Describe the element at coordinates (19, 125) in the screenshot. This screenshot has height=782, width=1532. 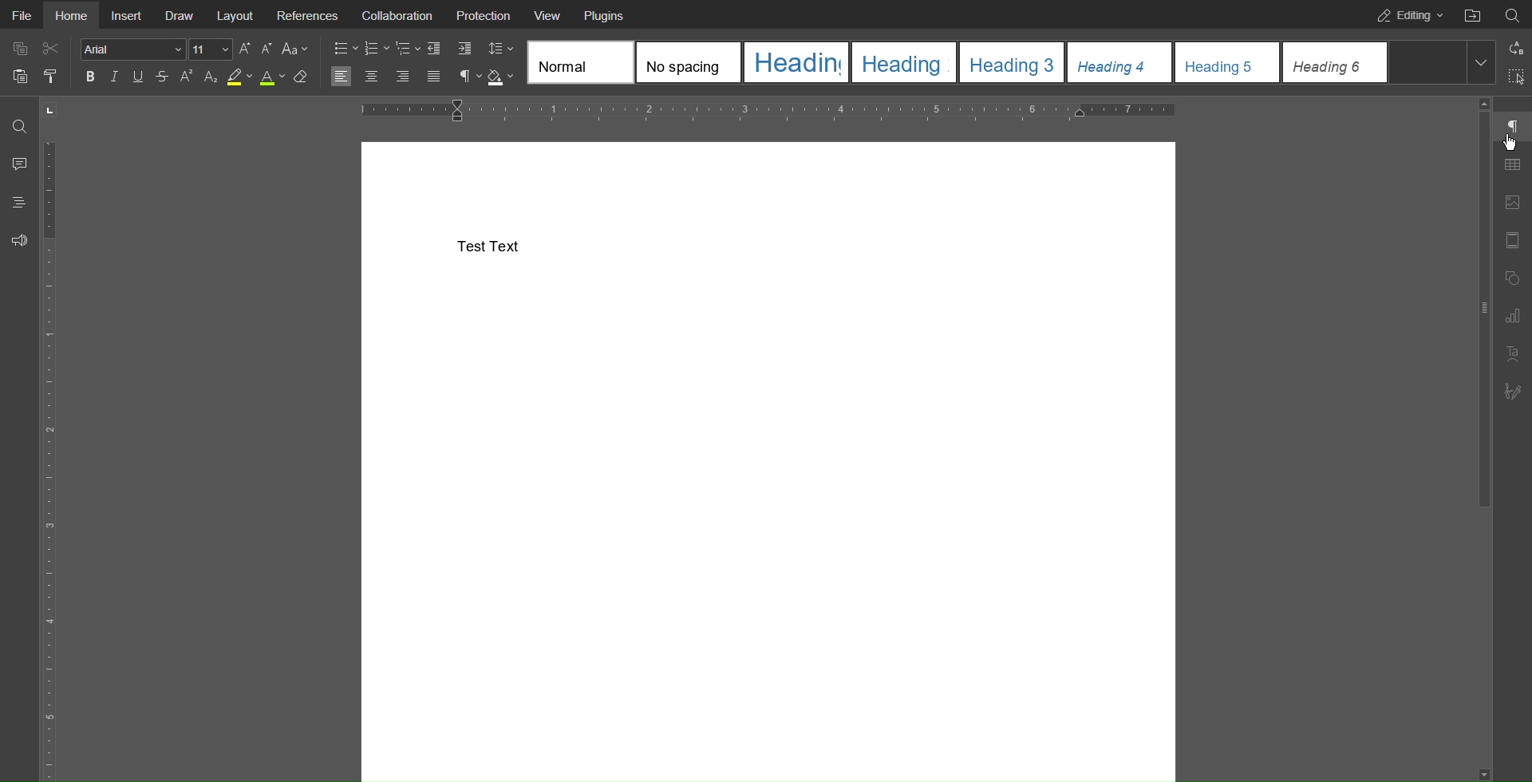
I see `Search` at that location.